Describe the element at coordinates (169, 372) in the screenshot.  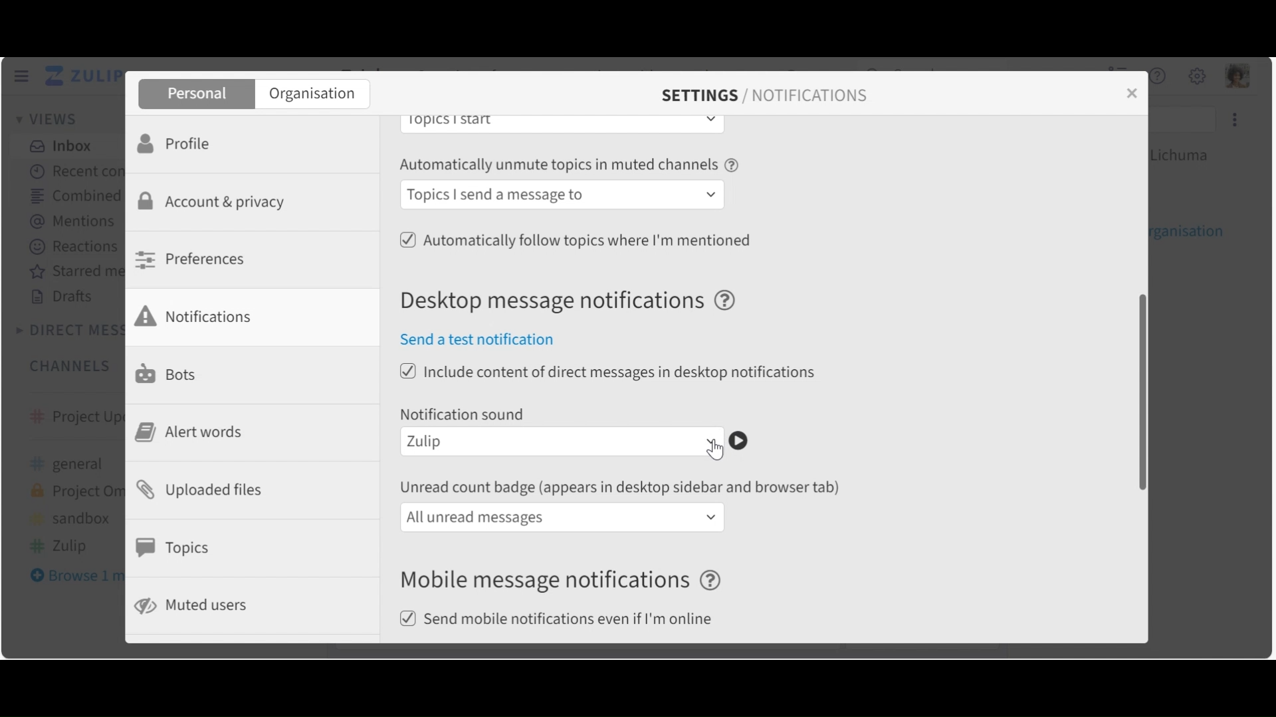
I see `Bots` at that location.